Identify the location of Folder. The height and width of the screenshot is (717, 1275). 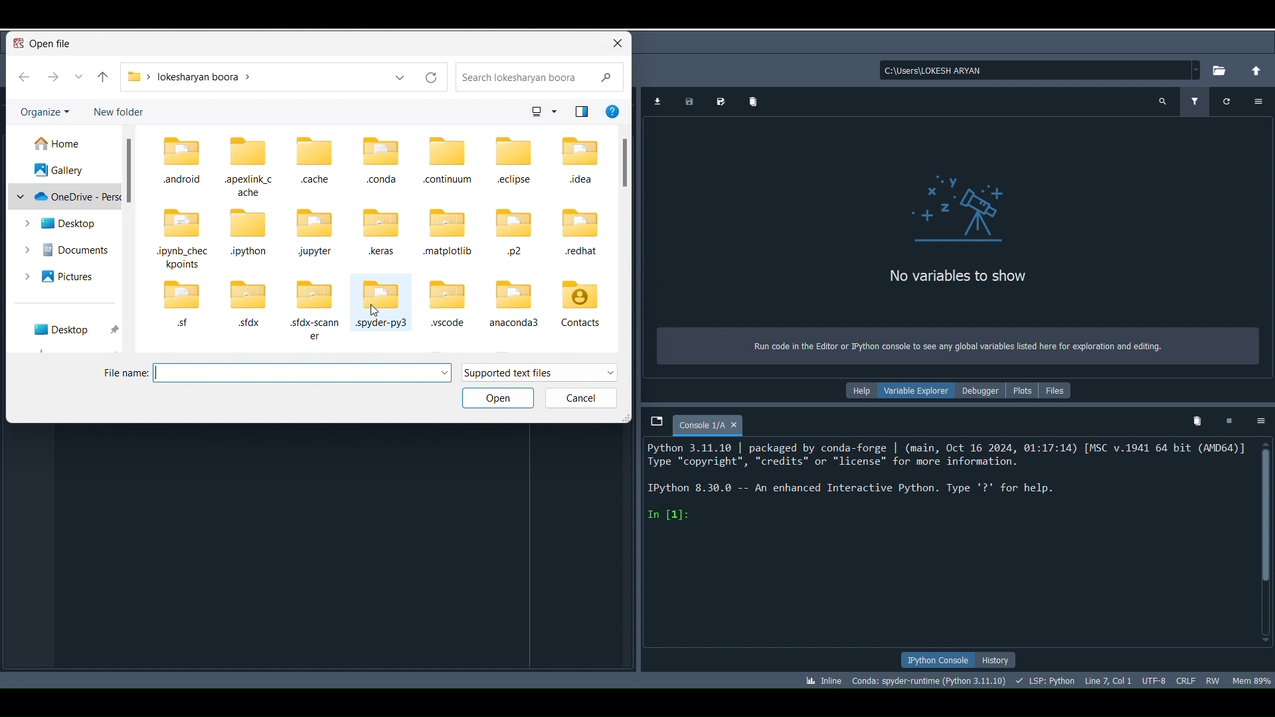
(185, 160).